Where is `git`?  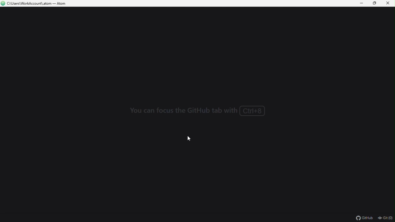 git is located at coordinates (386, 218).